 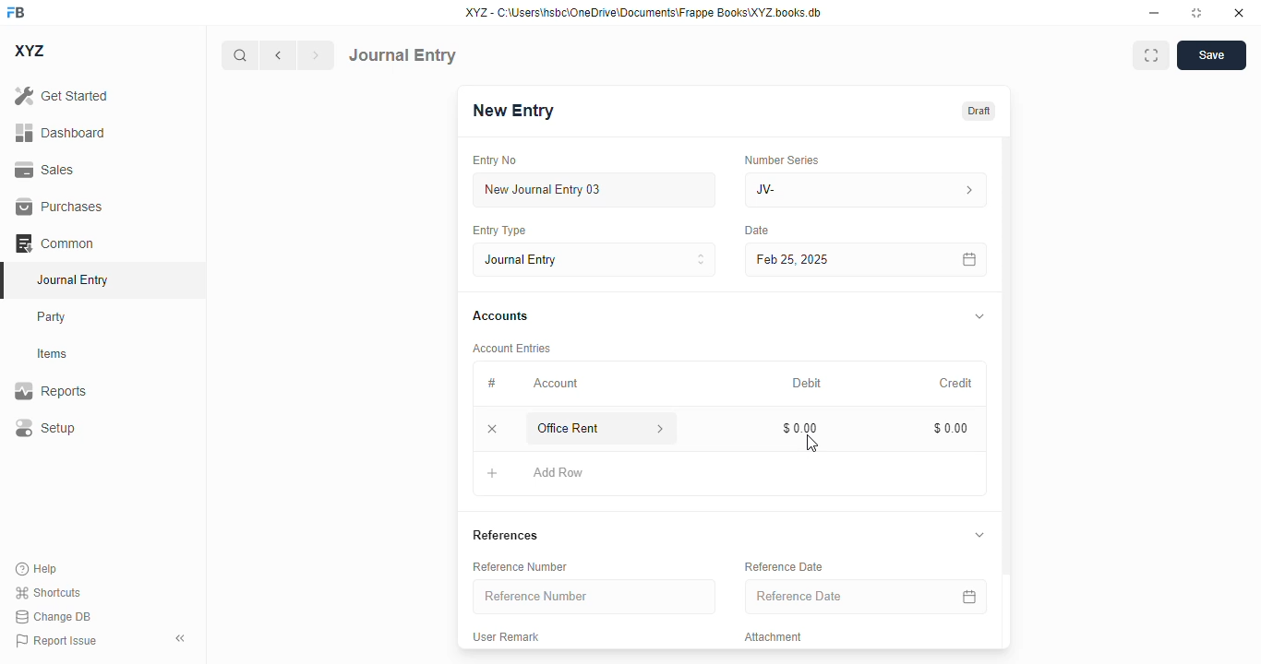 What do you see at coordinates (828, 596) in the screenshot?
I see `reference date` at bounding box center [828, 596].